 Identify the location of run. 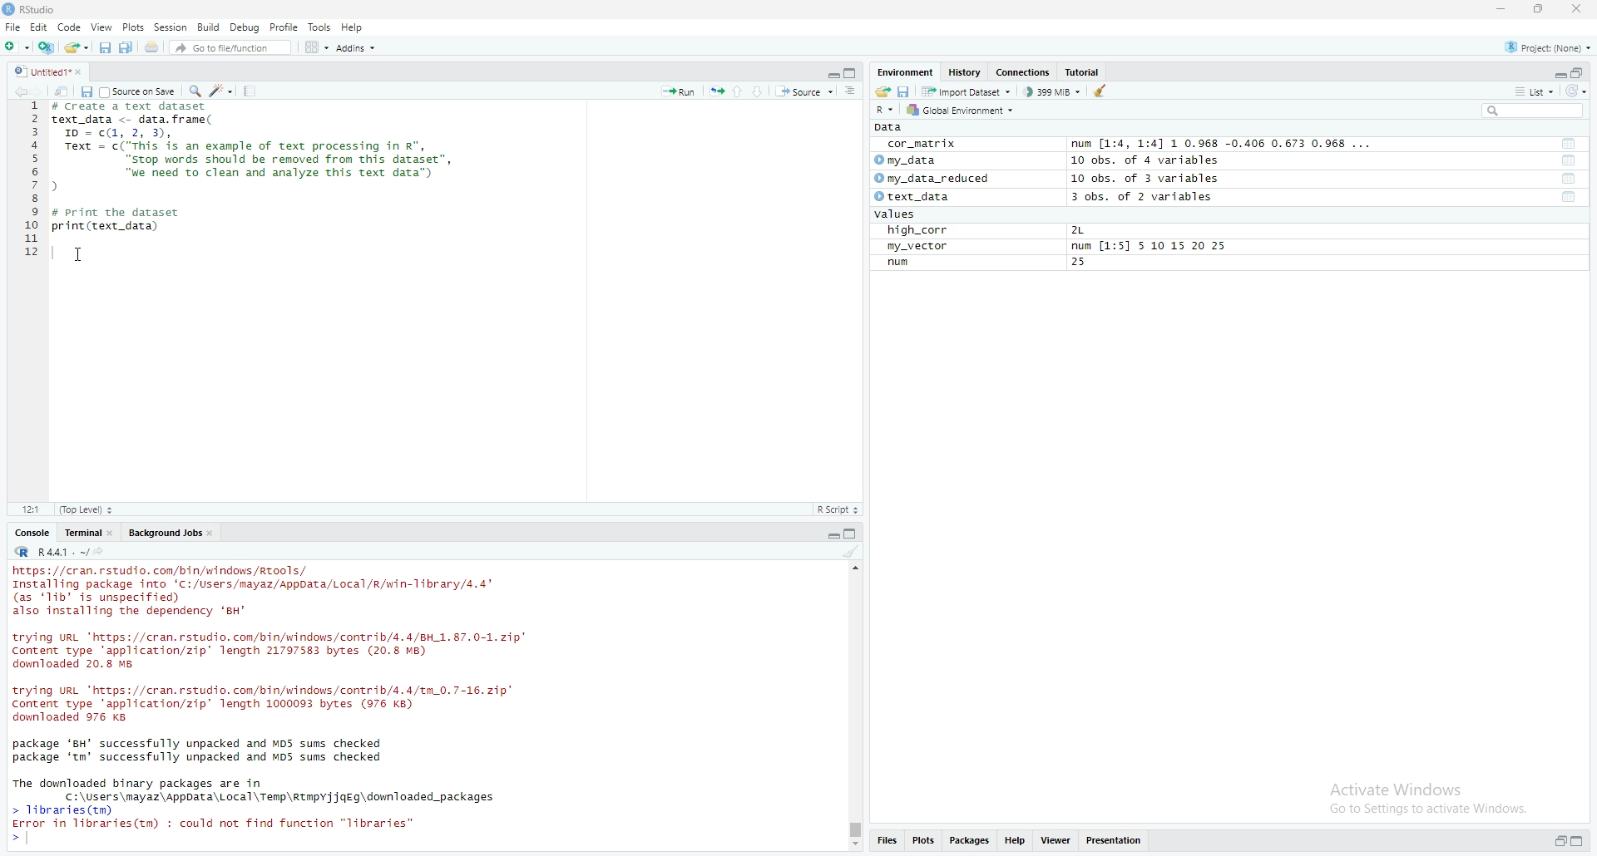
(678, 91).